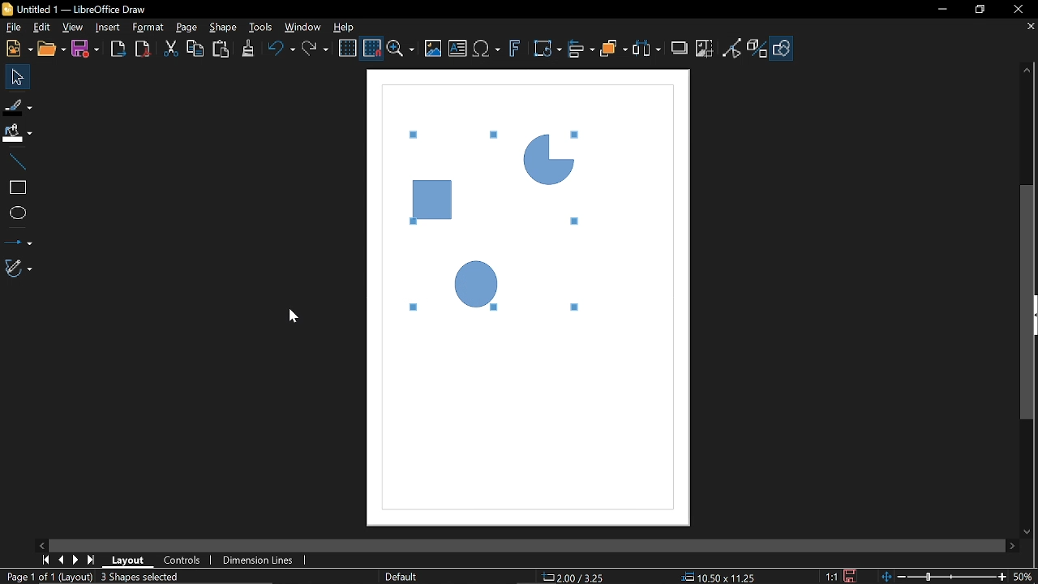 The height and width of the screenshot is (584, 1038). What do you see at coordinates (757, 50) in the screenshot?
I see `Toggle extrusion` at bounding box center [757, 50].